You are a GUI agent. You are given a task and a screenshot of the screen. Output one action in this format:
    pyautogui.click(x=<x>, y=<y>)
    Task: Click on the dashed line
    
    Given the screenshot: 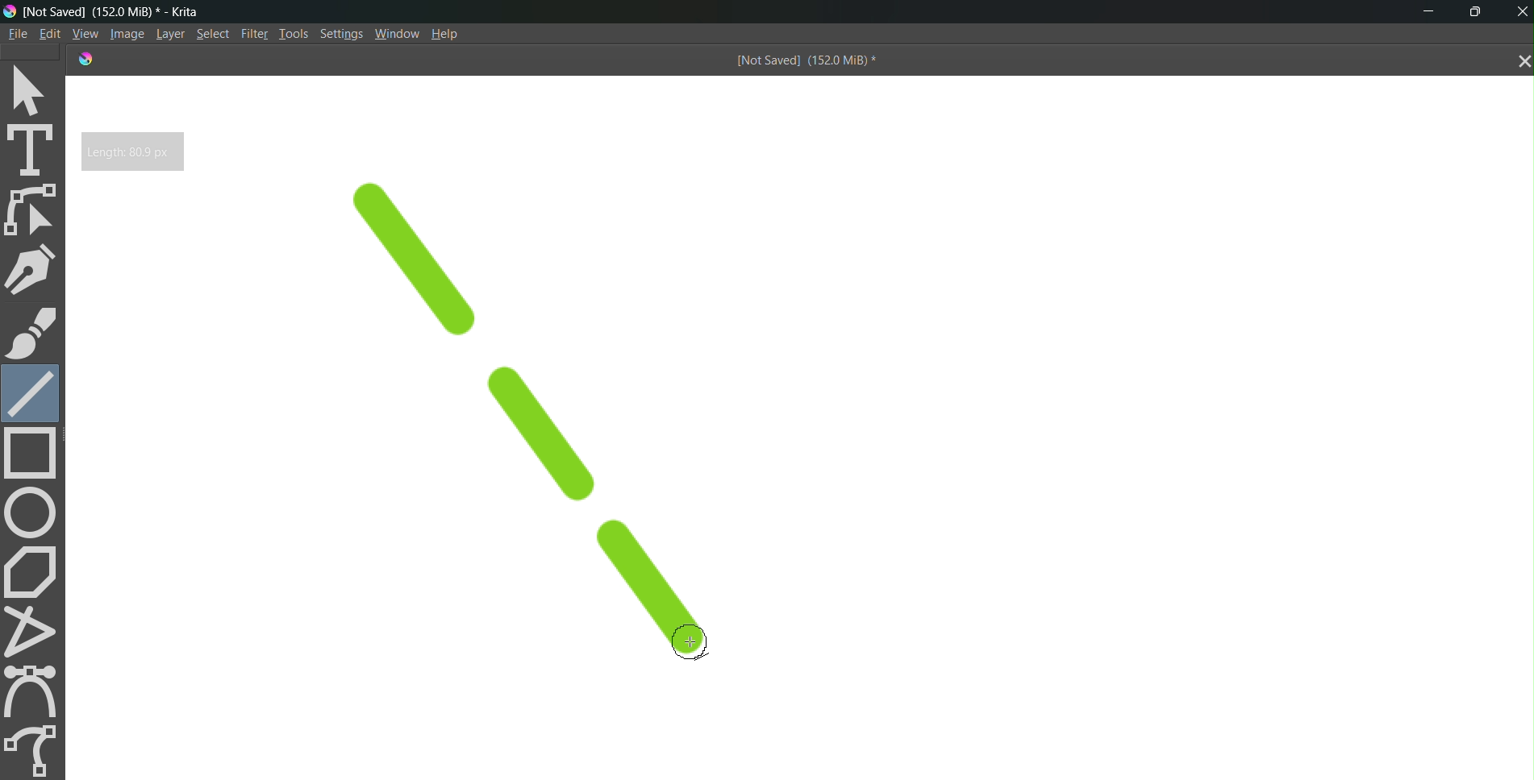 What is the action you would take?
    pyautogui.click(x=562, y=430)
    